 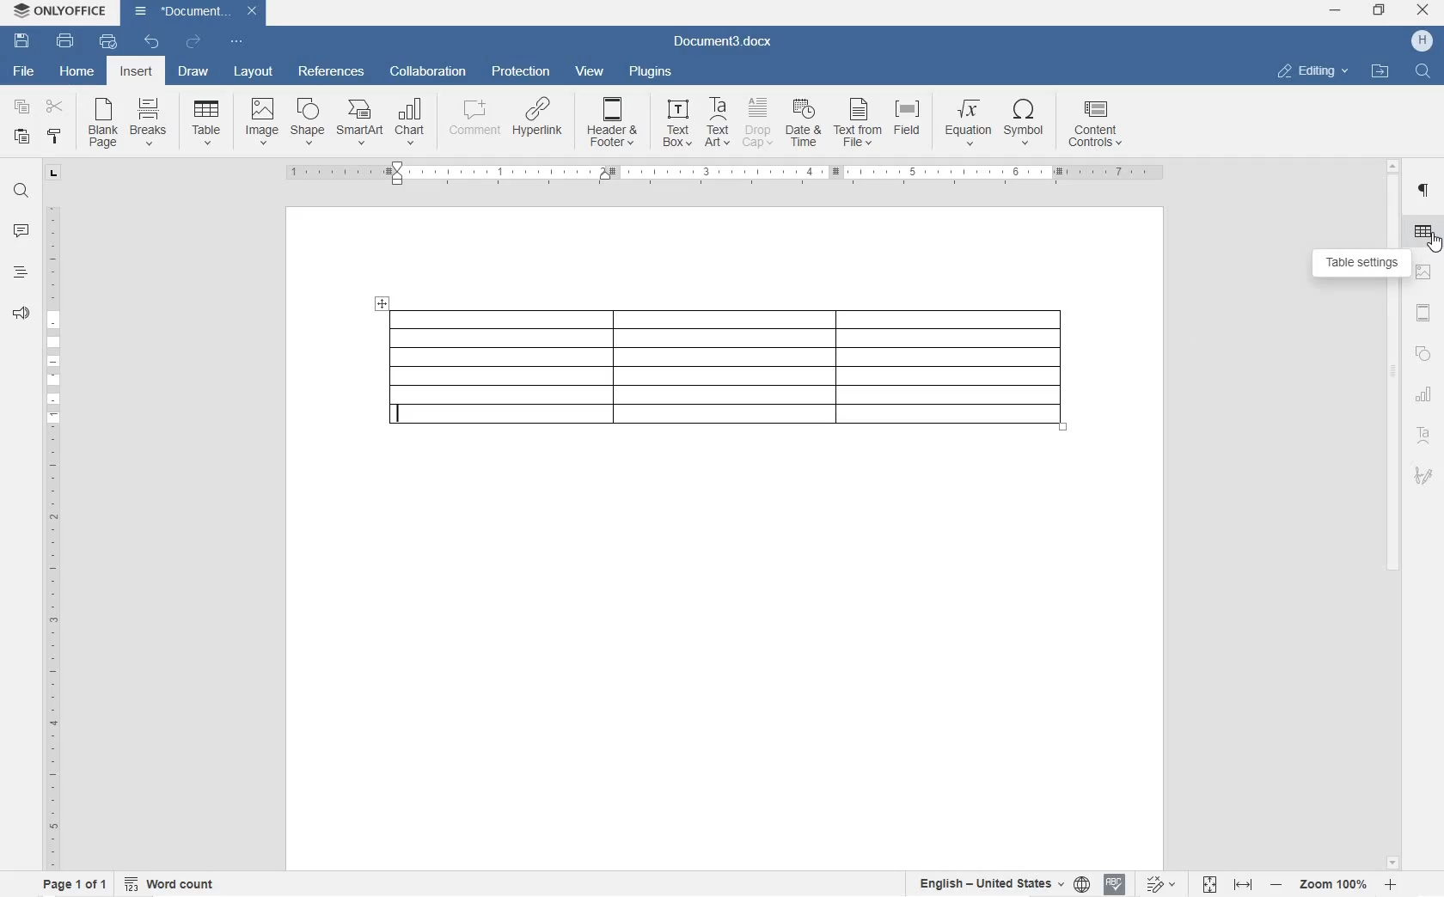 What do you see at coordinates (236, 43) in the screenshot?
I see `CUSTOMIZE QUICK ACCESS TOOLBAR` at bounding box center [236, 43].